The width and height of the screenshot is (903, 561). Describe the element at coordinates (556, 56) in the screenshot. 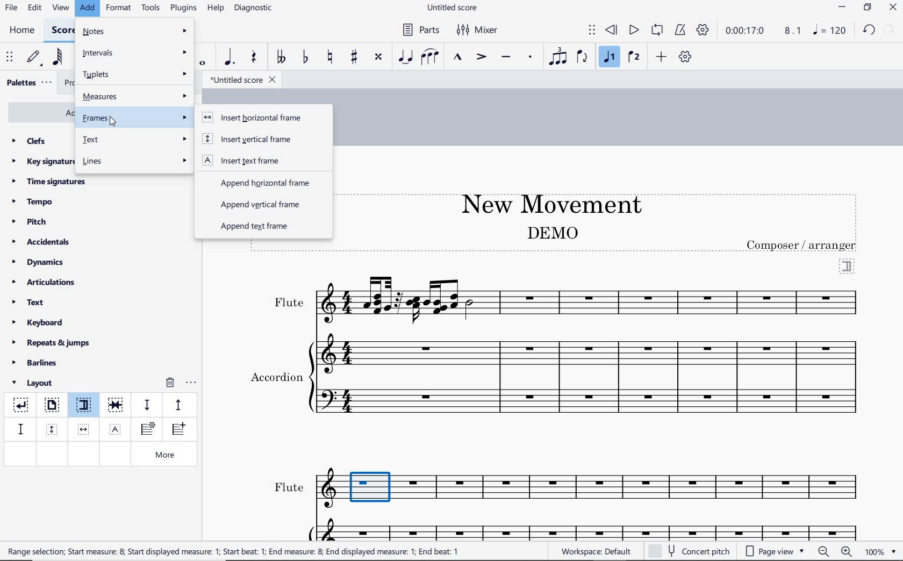

I see `tuplet` at that location.